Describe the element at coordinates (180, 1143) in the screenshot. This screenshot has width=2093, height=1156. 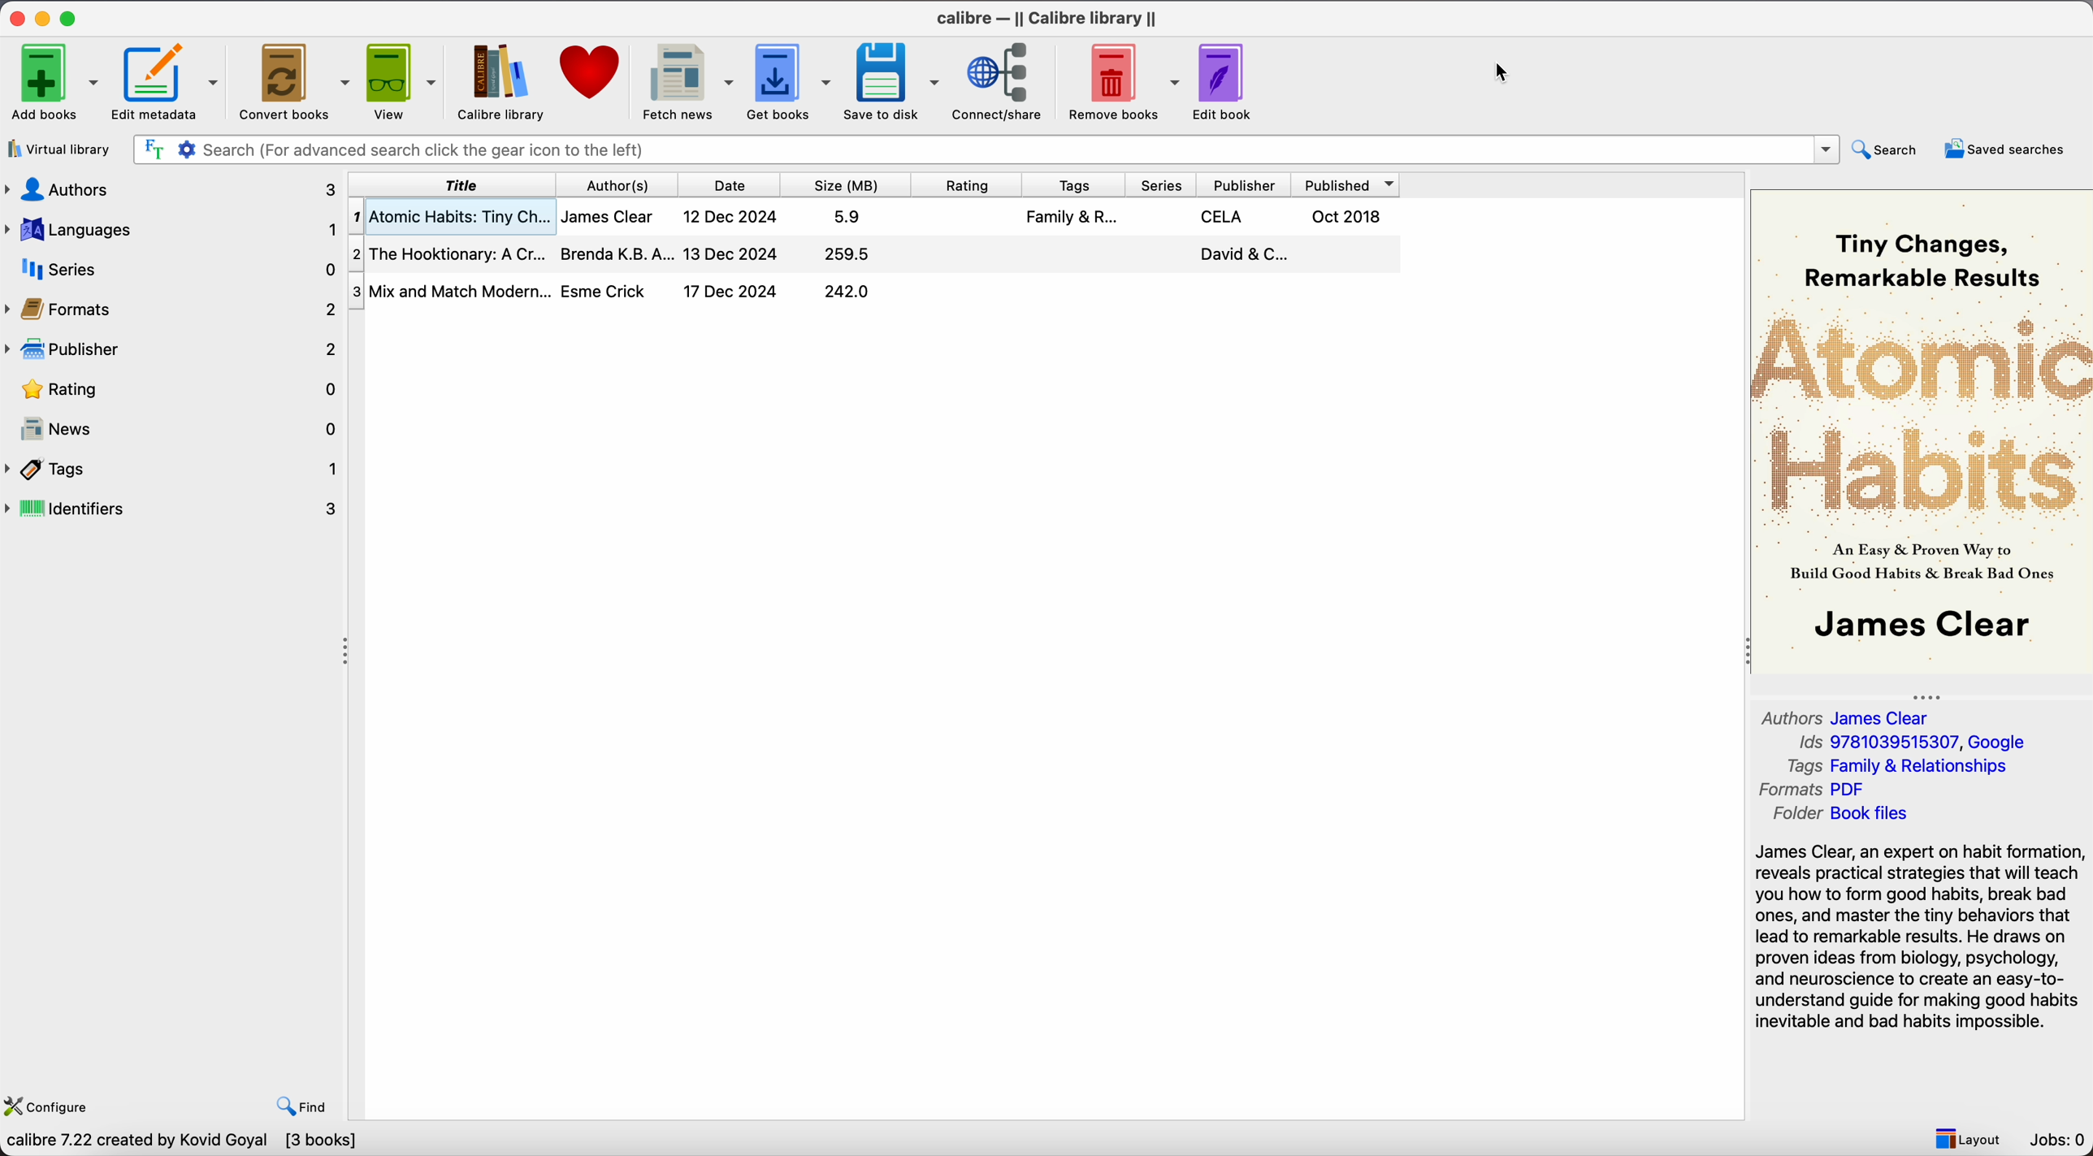
I see `clibre 7.22 created by kovid Goyal [3 books]` at that location.